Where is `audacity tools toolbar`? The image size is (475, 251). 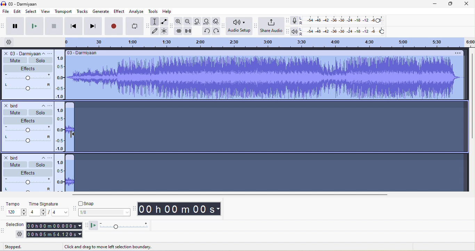
audacity tools toolbar is located at coordinates (148, 26).